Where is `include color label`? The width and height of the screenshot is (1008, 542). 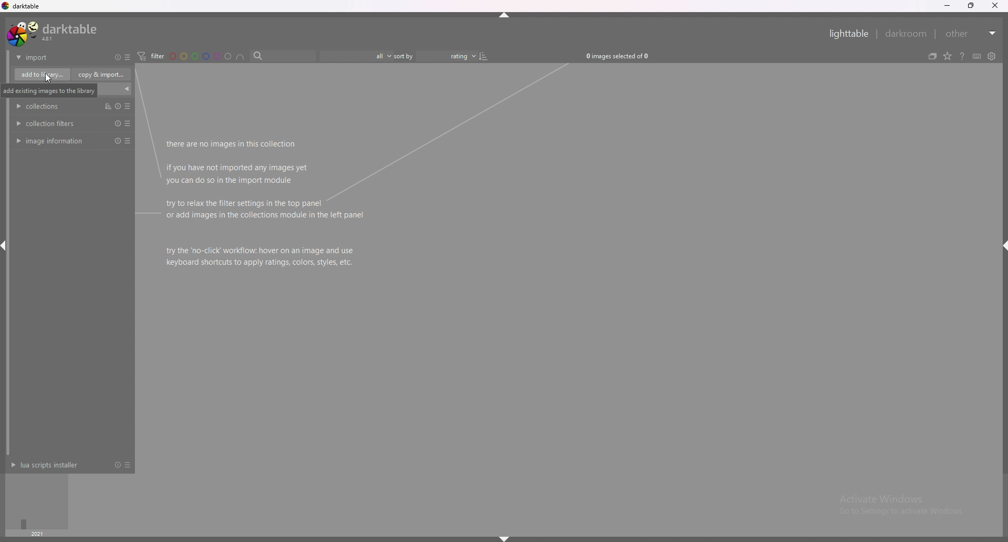
include color label is located at coordinates (240, 56).